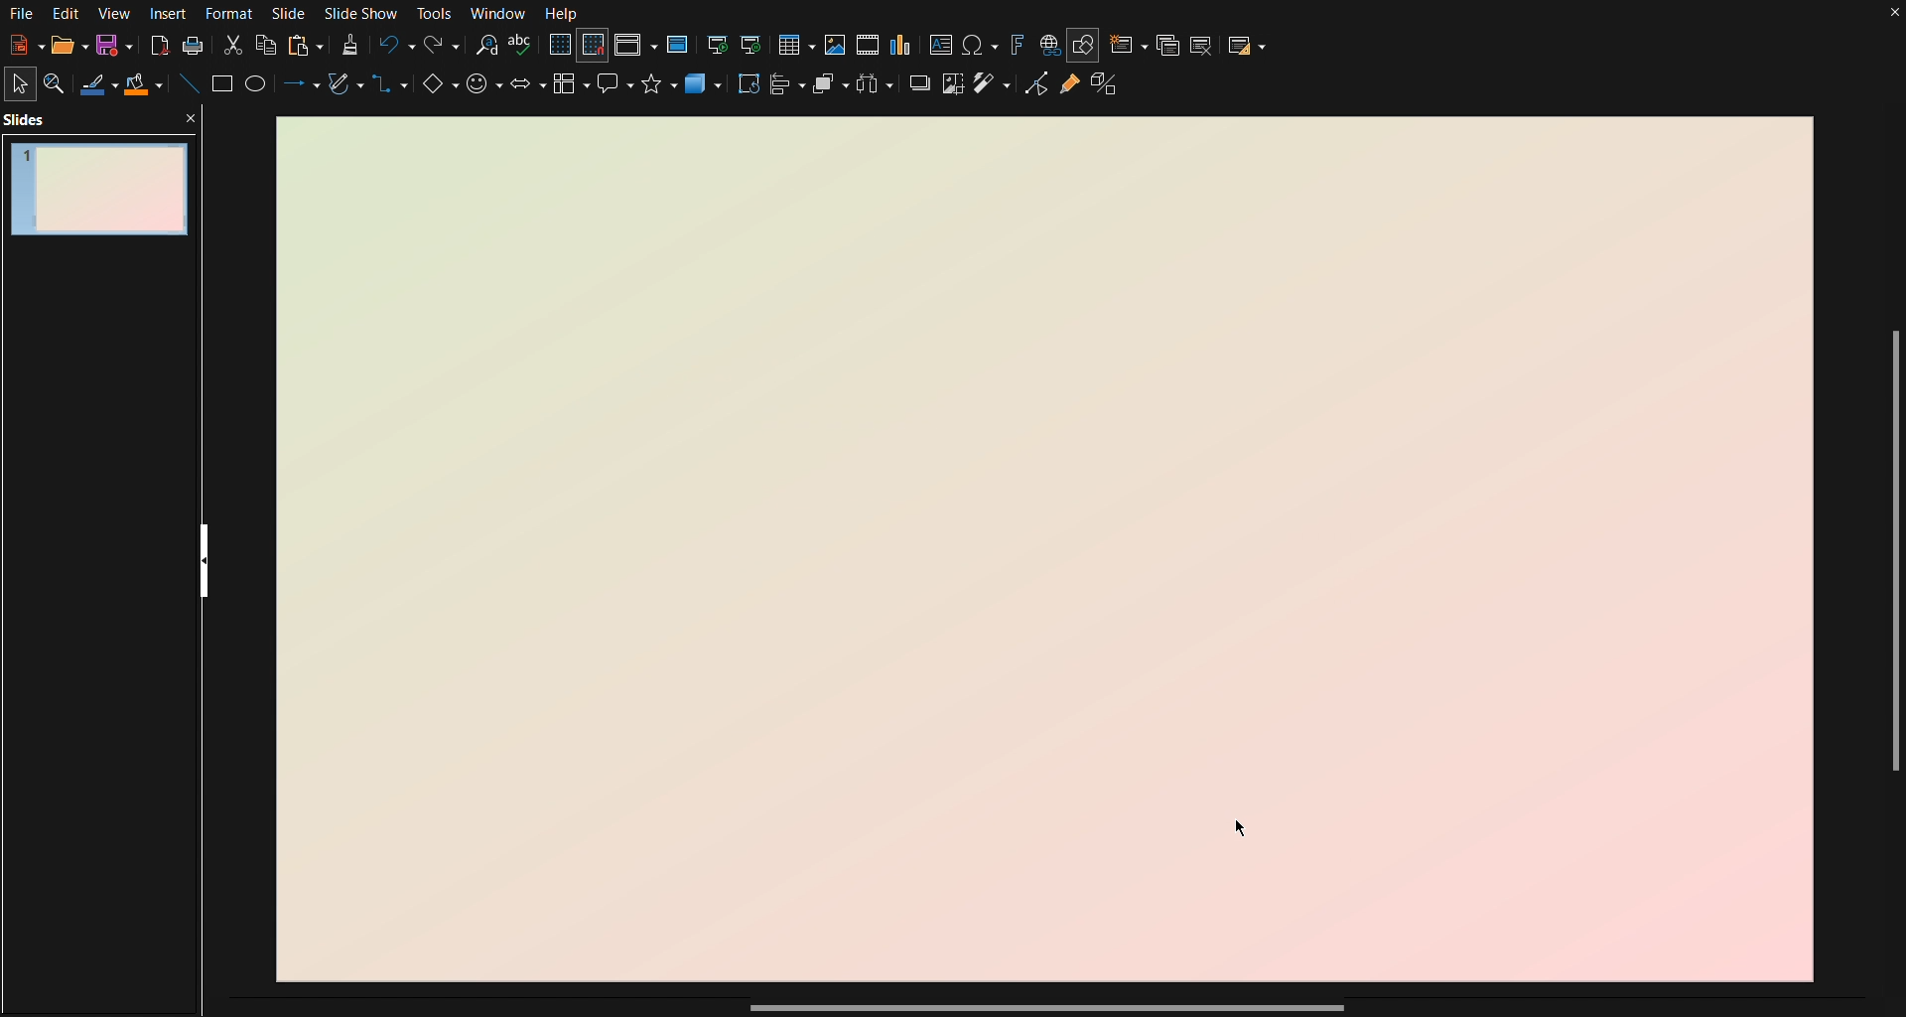 The width and height of the screenshot is (1906, 1017). I want to click on Arrange, so click(831, 88).